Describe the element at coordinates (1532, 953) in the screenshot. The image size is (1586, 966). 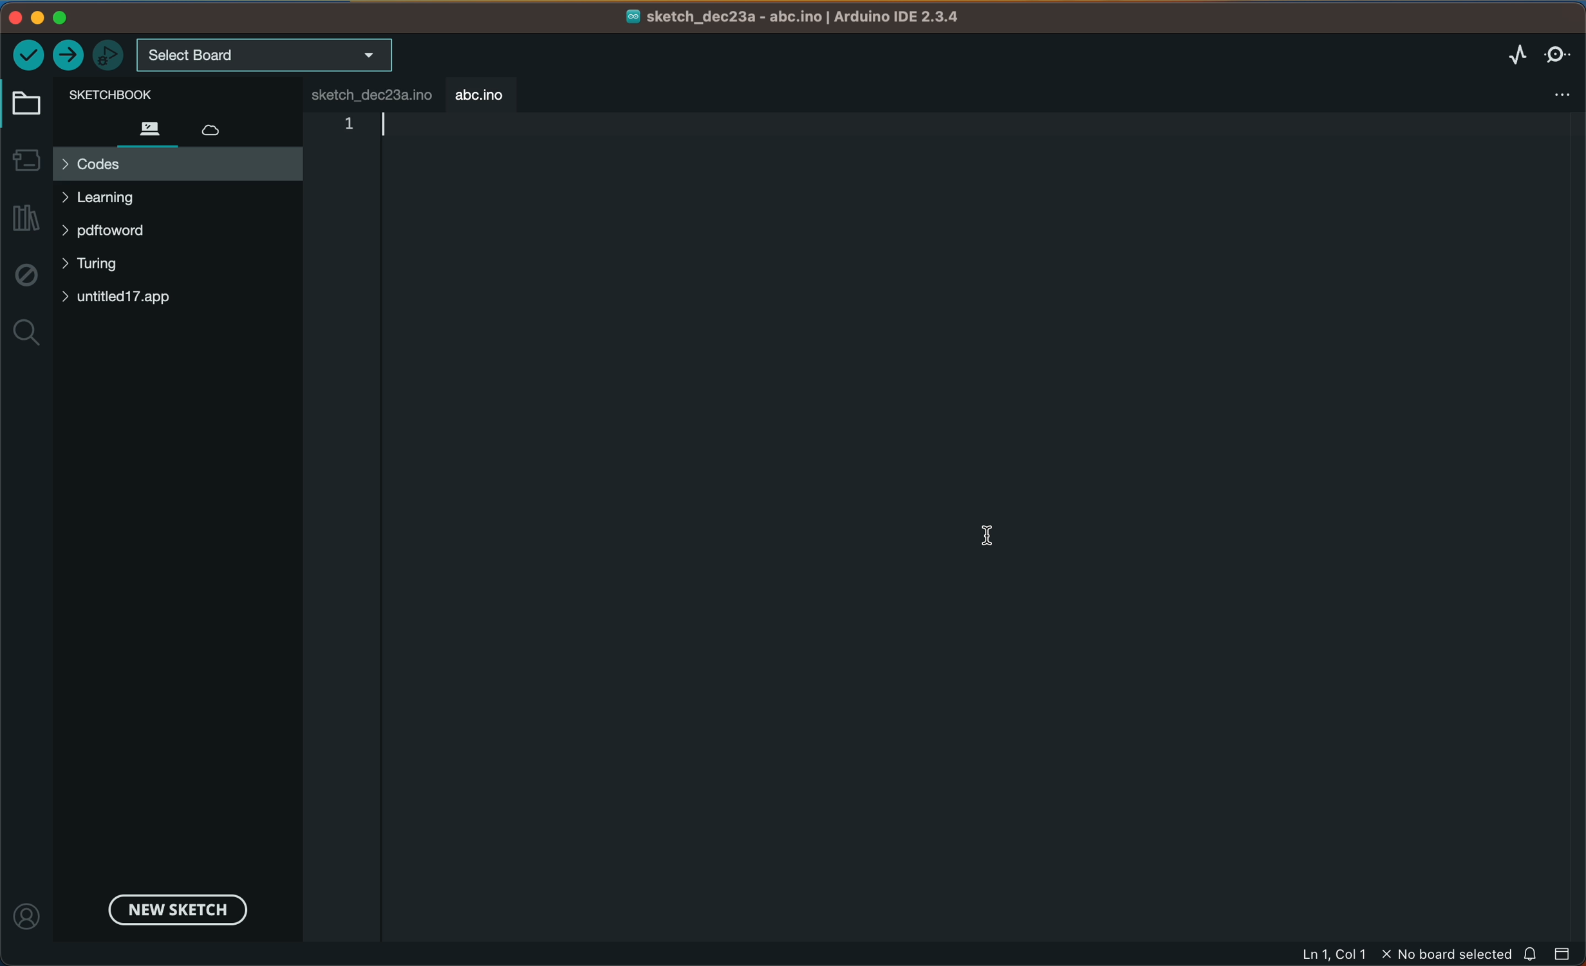
I see `notification` at that location.